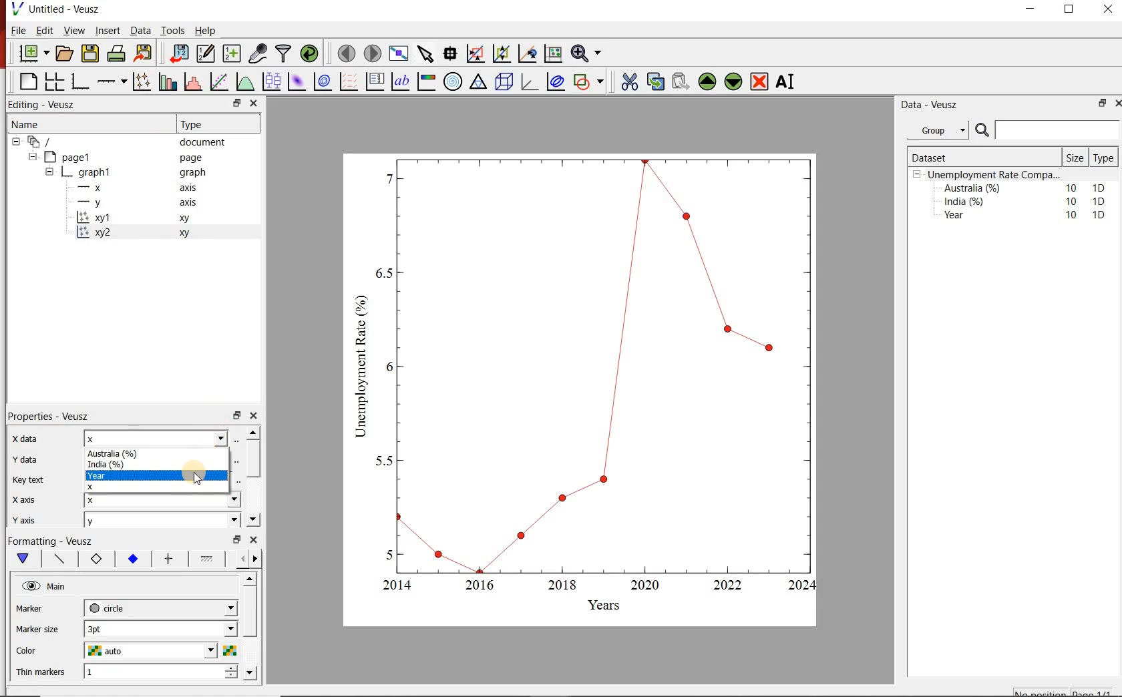  Describe the element at coordinates (31, 586) in the screenshot. I see `hide/unhide` at that location.